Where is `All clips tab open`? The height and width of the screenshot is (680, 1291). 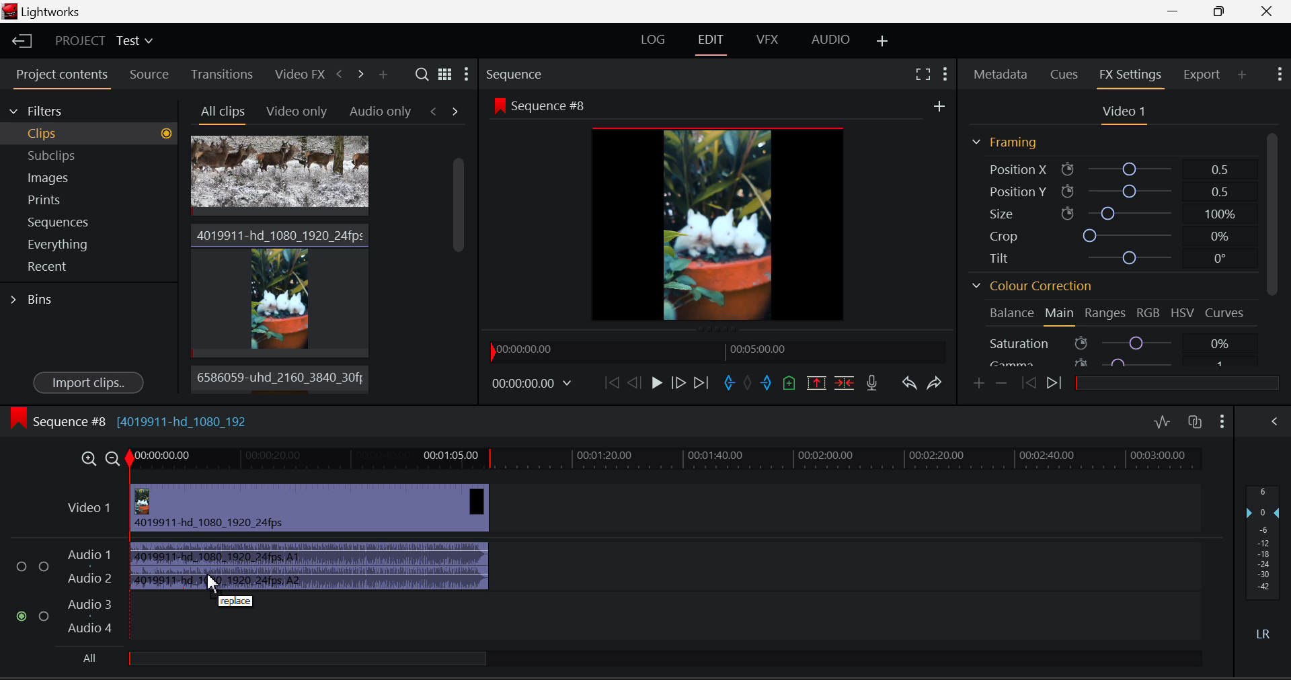 All clips tab open is located at coordinates (219, 113).